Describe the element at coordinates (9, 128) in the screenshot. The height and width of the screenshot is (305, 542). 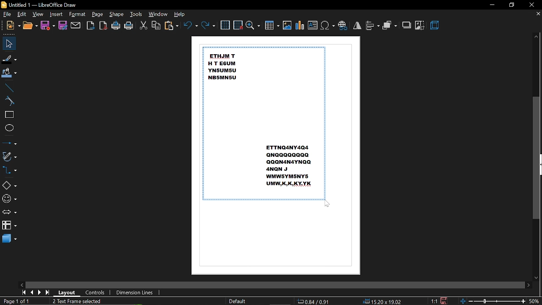
I see `ellipse` at that location.